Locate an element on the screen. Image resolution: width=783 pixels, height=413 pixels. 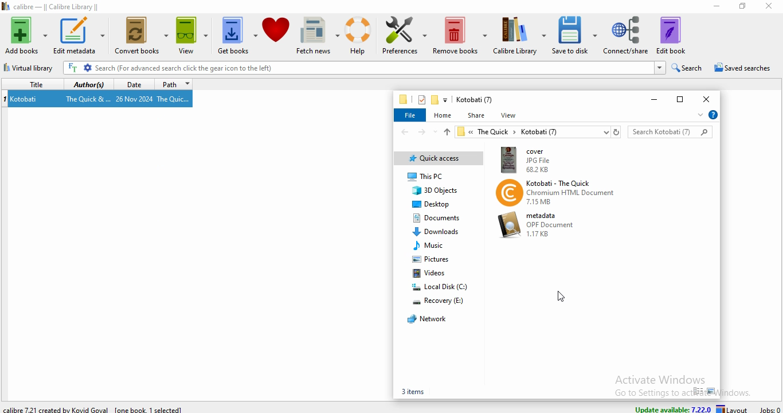
connect/share is located at coordinates (626, 35).